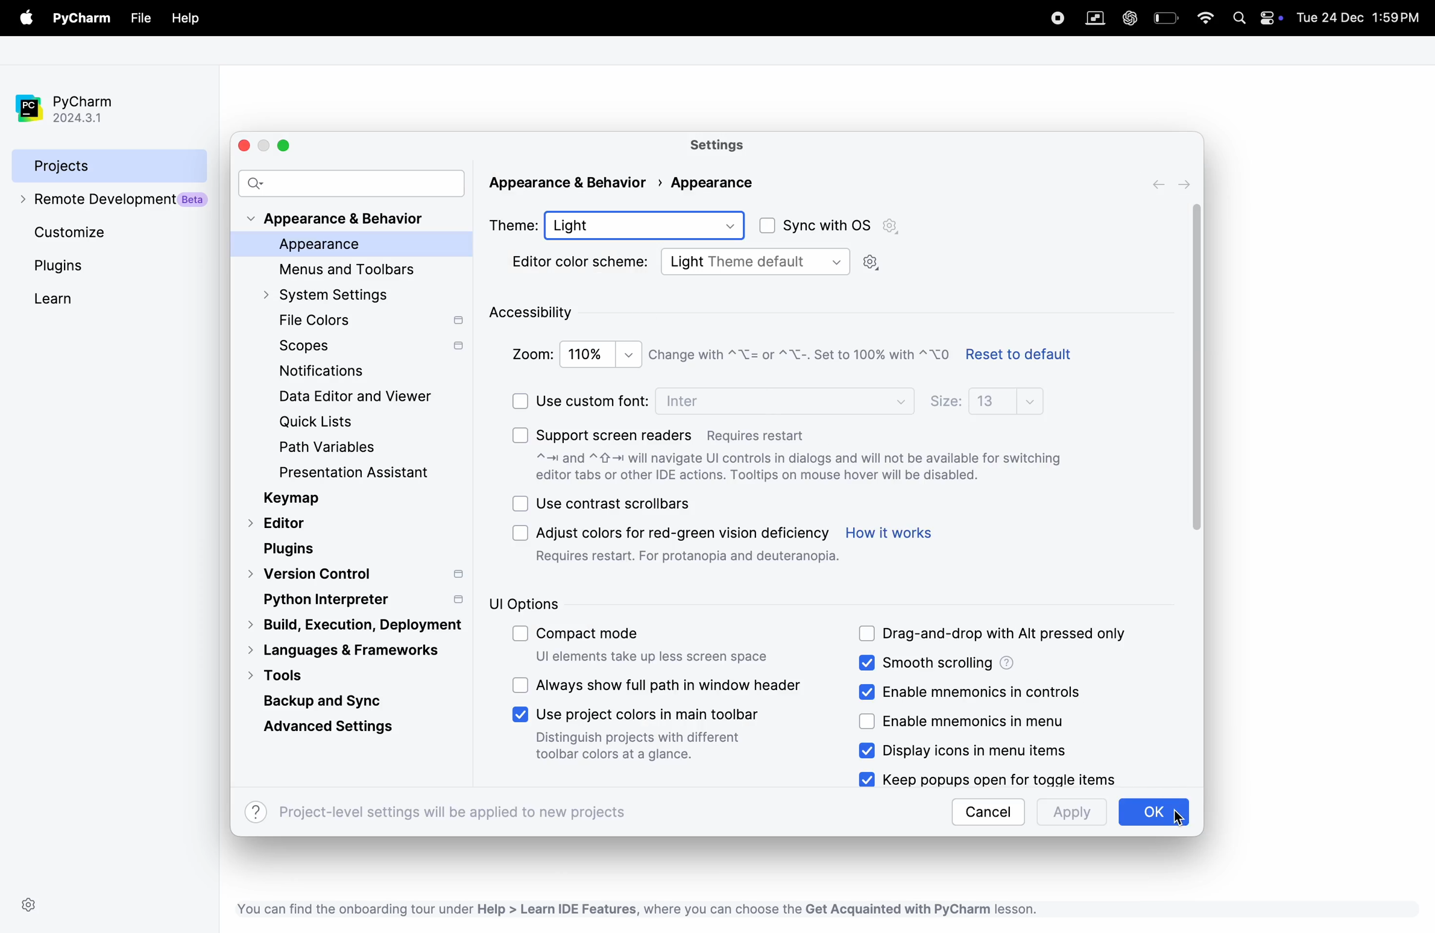  I want to click on check boxes, so click(863, 778).